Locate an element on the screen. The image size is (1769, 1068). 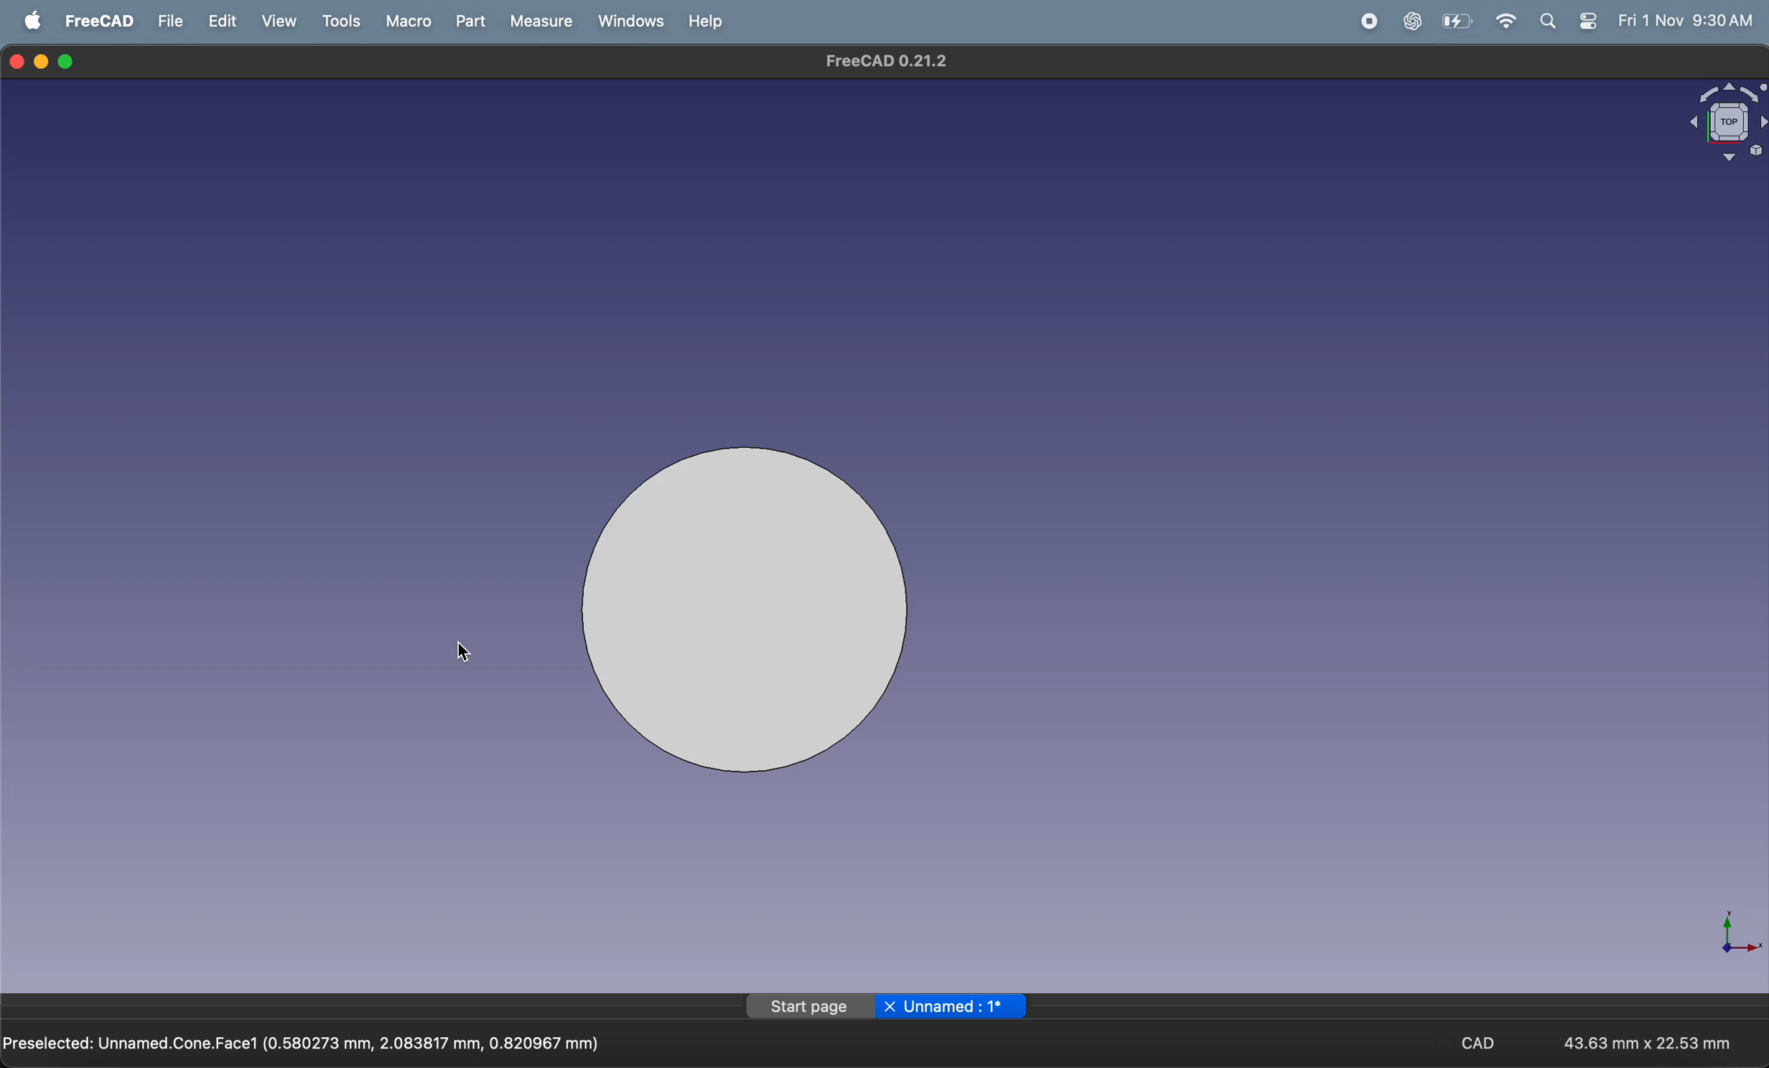
measure is located at coordinates (536, 22).